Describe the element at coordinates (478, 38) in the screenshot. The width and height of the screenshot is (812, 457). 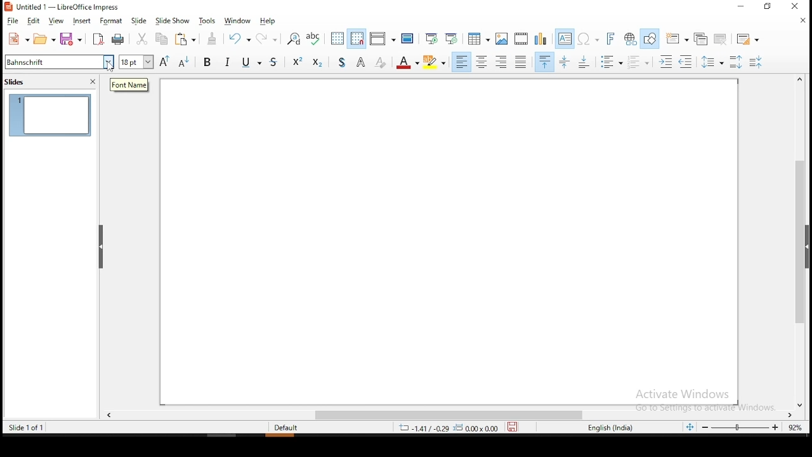
I see `table` at that location.